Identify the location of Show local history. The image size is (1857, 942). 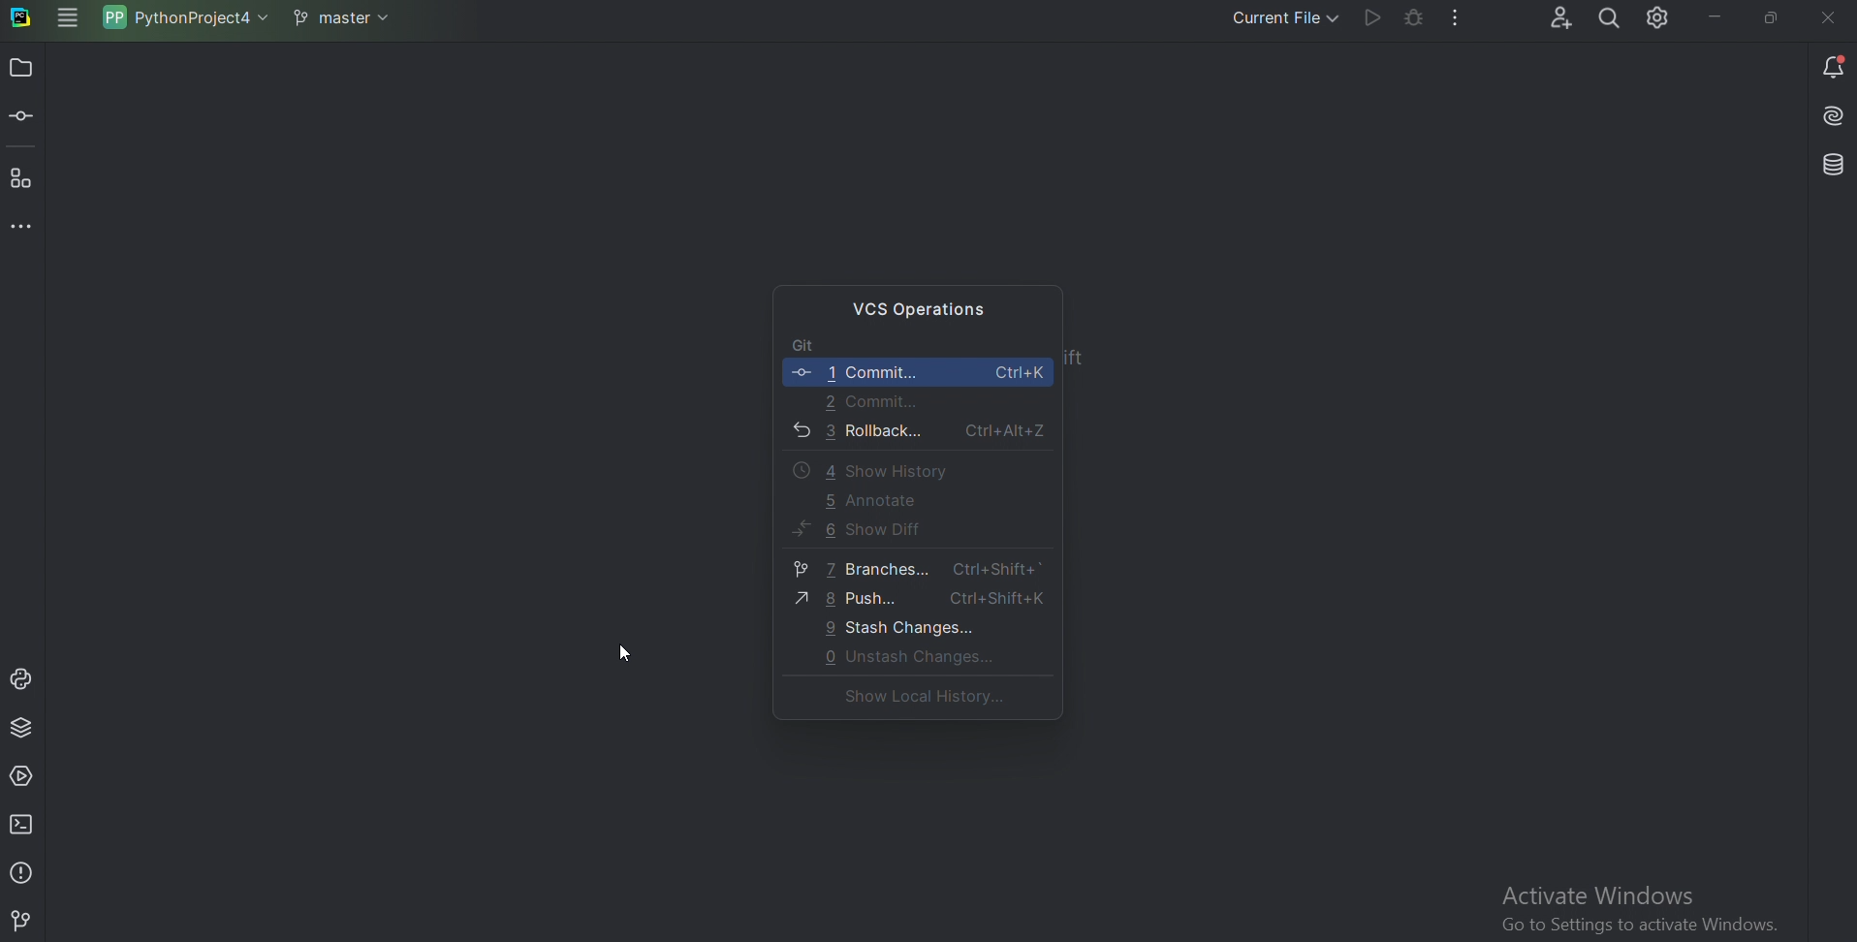
(913, 699).